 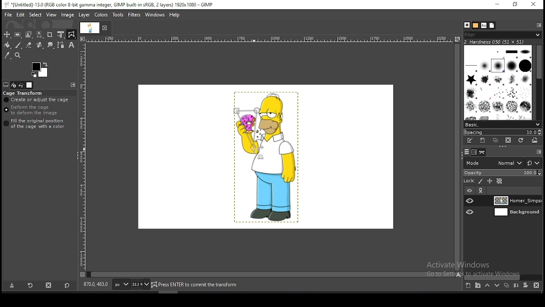 What do you see at coordinates (525, 285) in the screenshot?
I see `add a mask` at bounding box center [525, 285].